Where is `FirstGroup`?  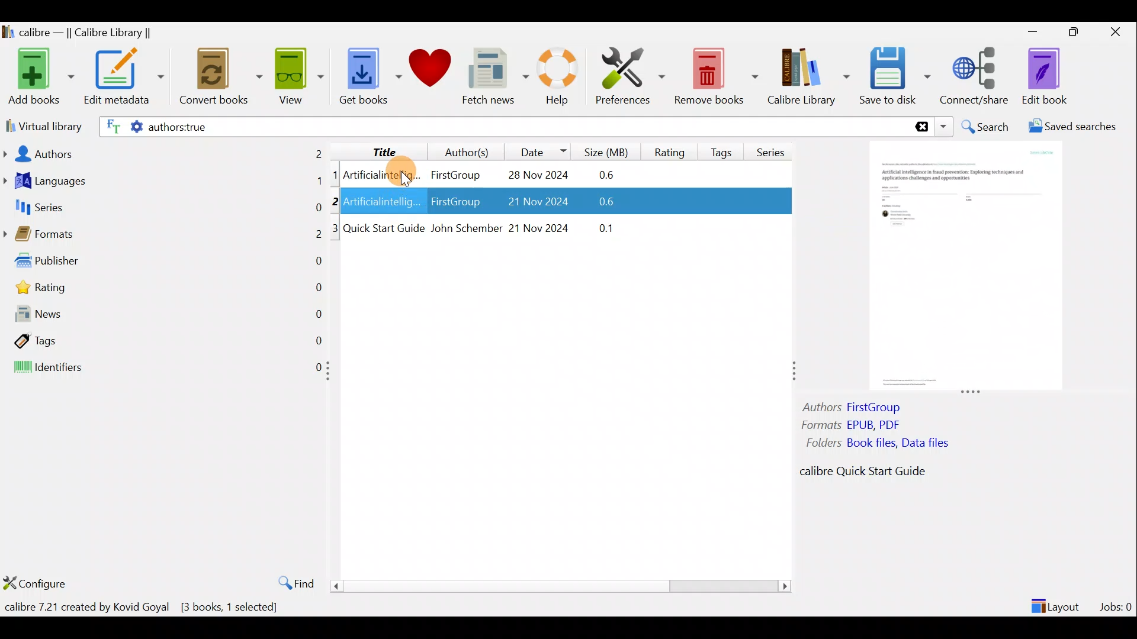 FirstGroup is located at coordinates (455, 203).